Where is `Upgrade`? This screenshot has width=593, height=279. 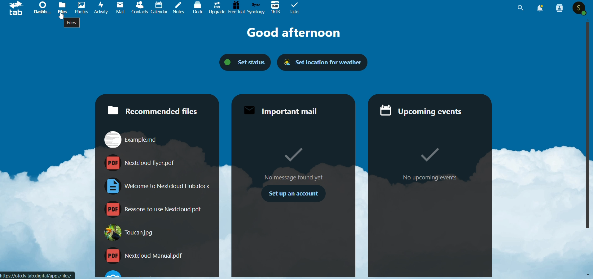
Upgrade is located at coordinates (217, 8).